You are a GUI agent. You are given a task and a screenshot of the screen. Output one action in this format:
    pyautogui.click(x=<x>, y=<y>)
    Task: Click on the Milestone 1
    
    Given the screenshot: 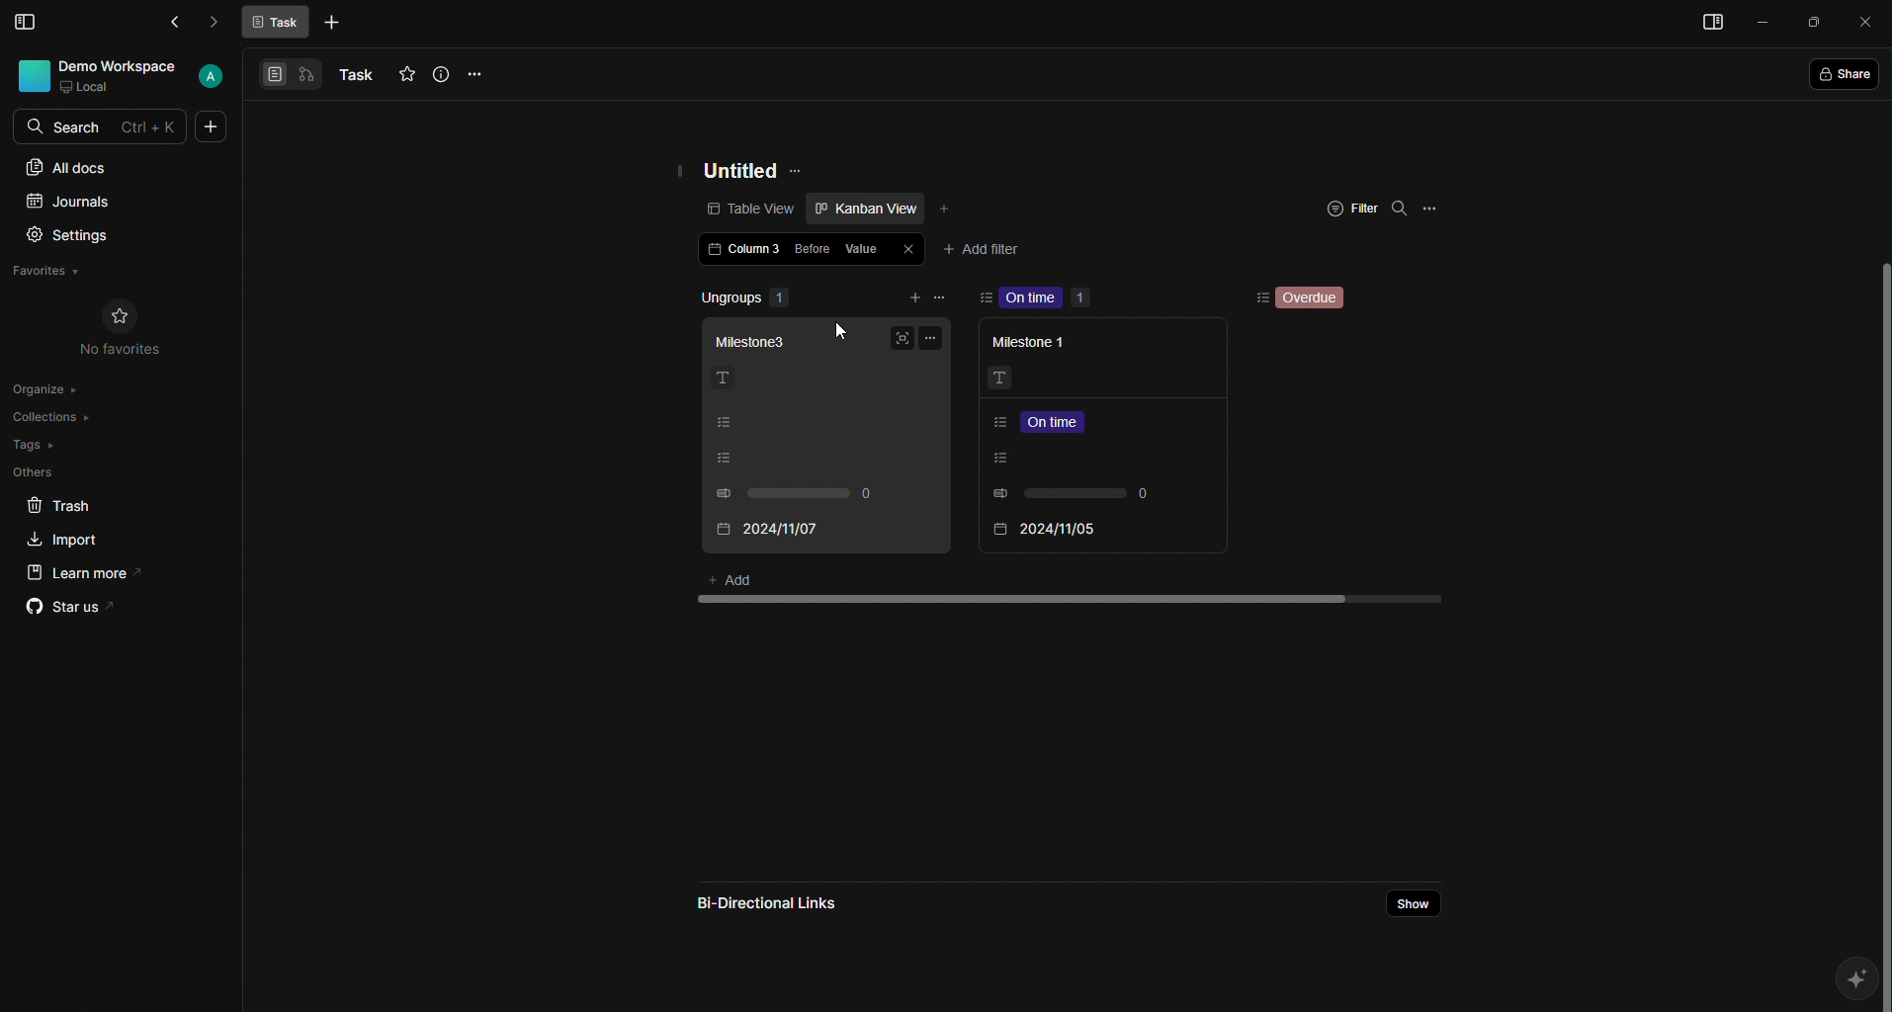 What is the action you would take?
    pyautogui.click(x=1038, y=343)
    